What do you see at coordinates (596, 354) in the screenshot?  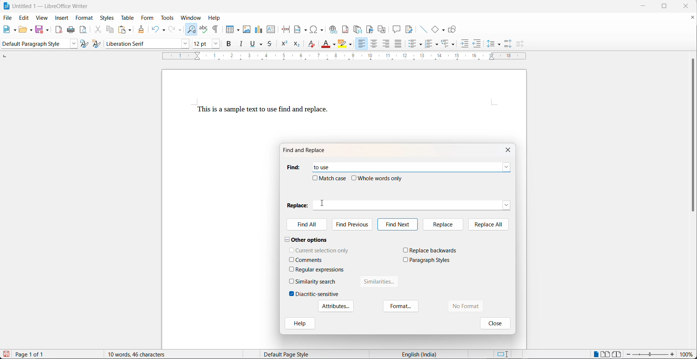 I see `single page view` at bounding box center [596, 354].